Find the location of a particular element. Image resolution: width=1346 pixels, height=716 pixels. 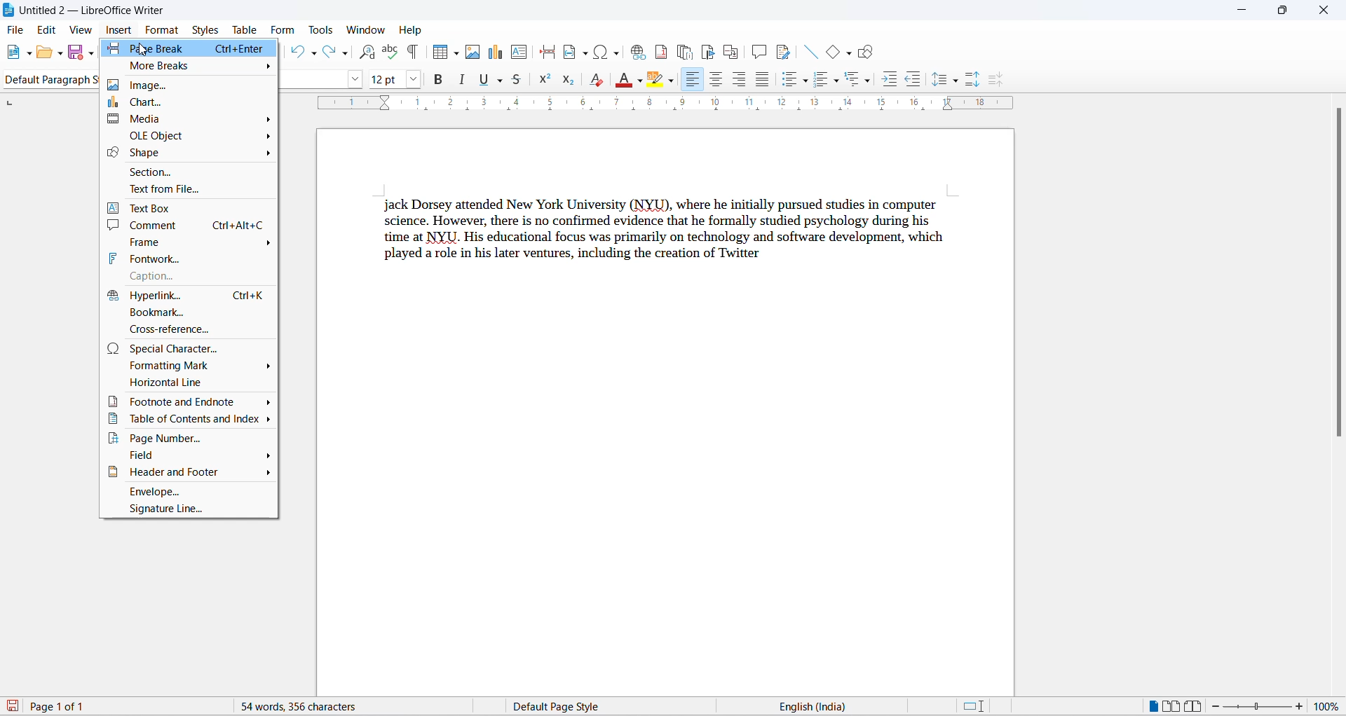

save options is located at coordinates (92, 52).